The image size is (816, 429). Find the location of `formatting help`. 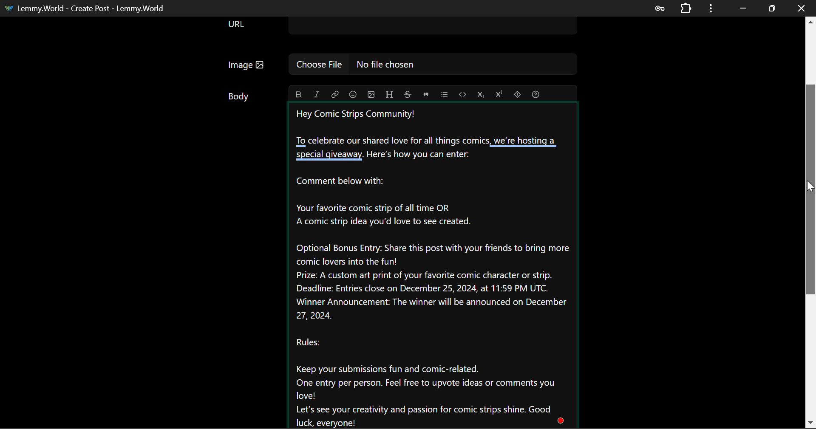

formatting help is located at coordinates (536, 95).